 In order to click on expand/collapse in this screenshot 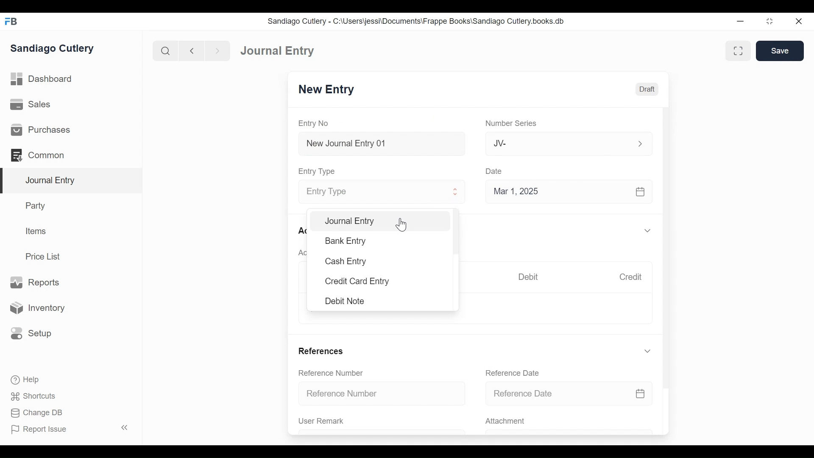, I will do `click(647, 230)`.